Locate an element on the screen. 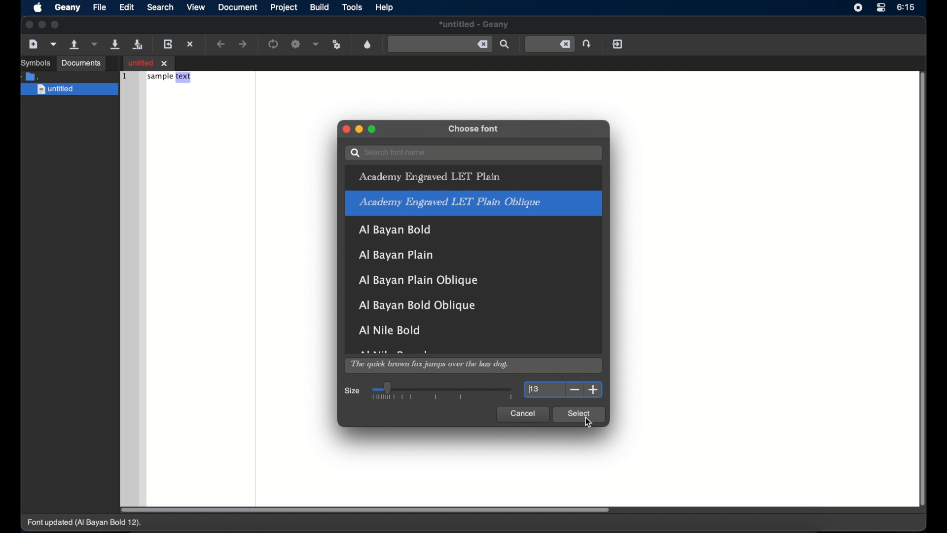  cancel is located at coordinates (522, 414).